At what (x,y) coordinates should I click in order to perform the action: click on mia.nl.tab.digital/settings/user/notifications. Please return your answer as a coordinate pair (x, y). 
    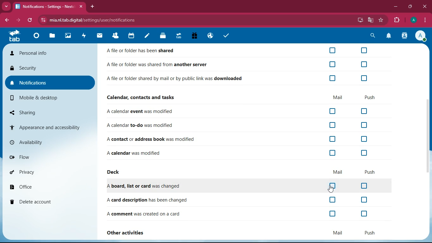
    Looking at the image, I should click on (96, 20).